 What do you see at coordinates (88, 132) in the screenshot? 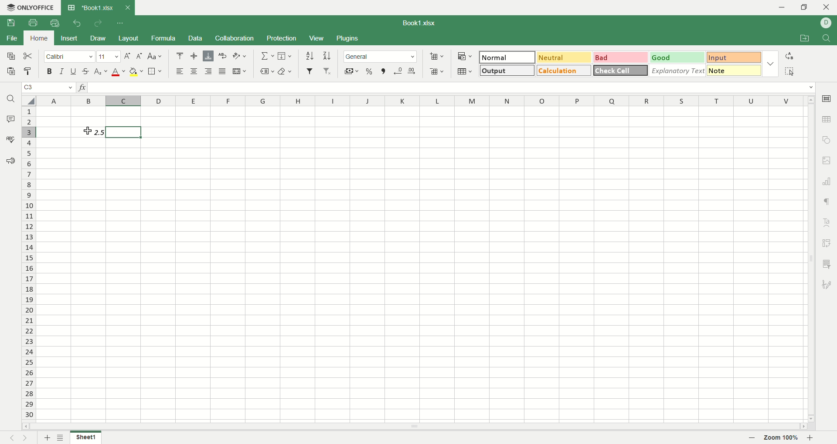
I see `active cell` at bounding box center [88, 132].